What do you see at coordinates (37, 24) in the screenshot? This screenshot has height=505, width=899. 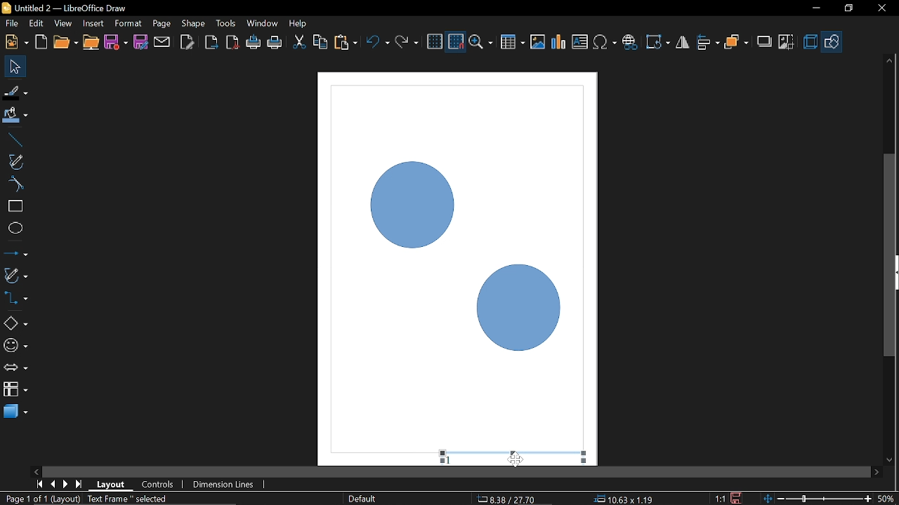 I see `Edit` at bounding box center [37, 24].